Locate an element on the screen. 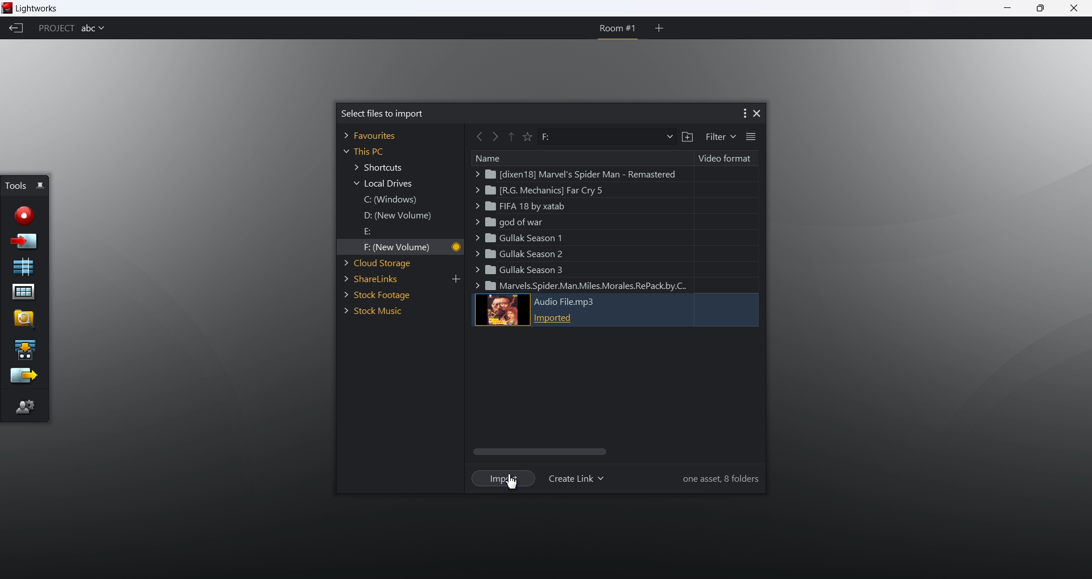 This screenshot has height=579, width=1092. favorites is located at coordinates (371, 135).